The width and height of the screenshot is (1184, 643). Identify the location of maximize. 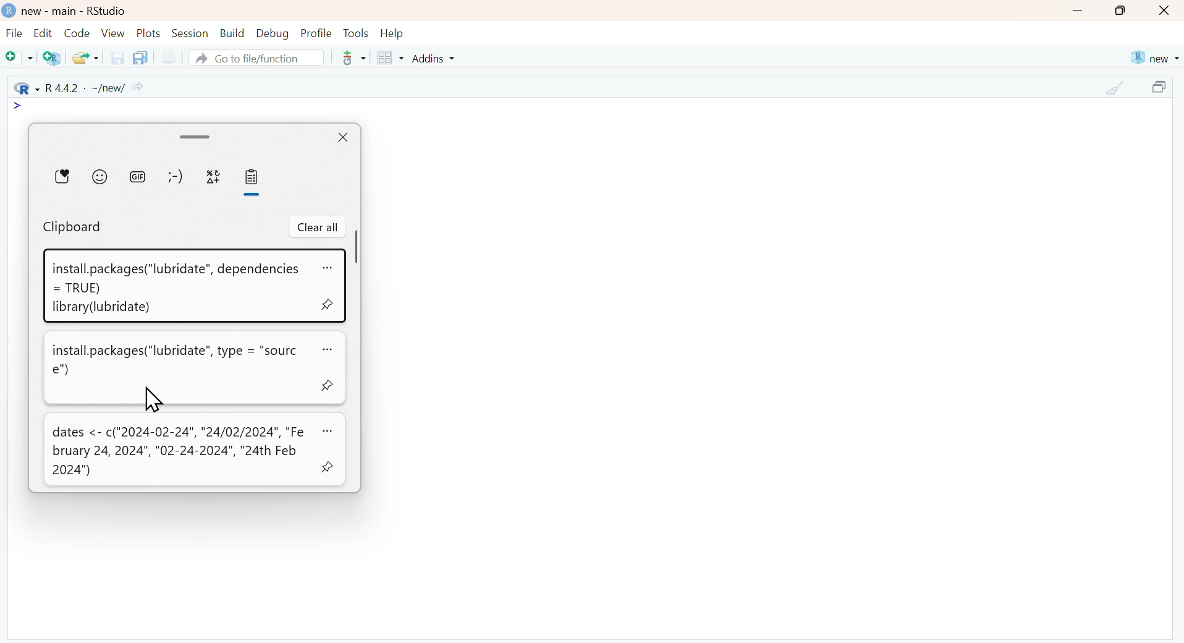
(1121, 11).